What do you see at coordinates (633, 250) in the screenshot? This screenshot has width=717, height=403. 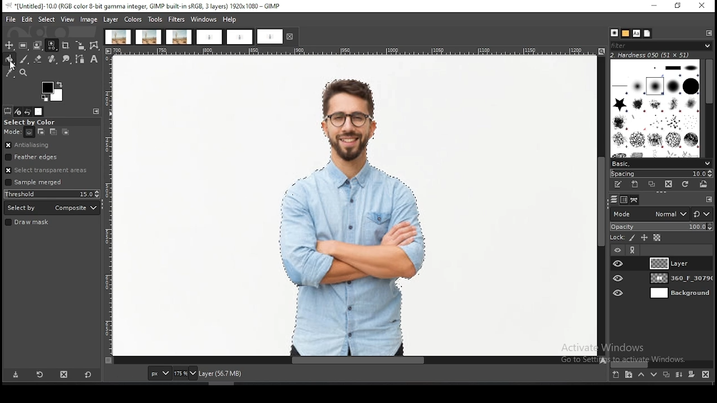 I see `link` at bounding box center [633, 250].